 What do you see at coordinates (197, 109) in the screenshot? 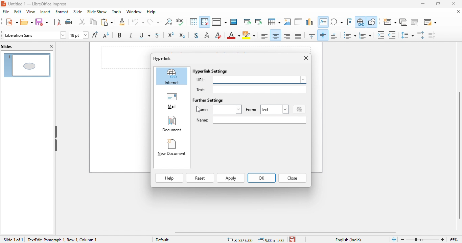
I see `cursor movement` at bounding box center [197, 109].